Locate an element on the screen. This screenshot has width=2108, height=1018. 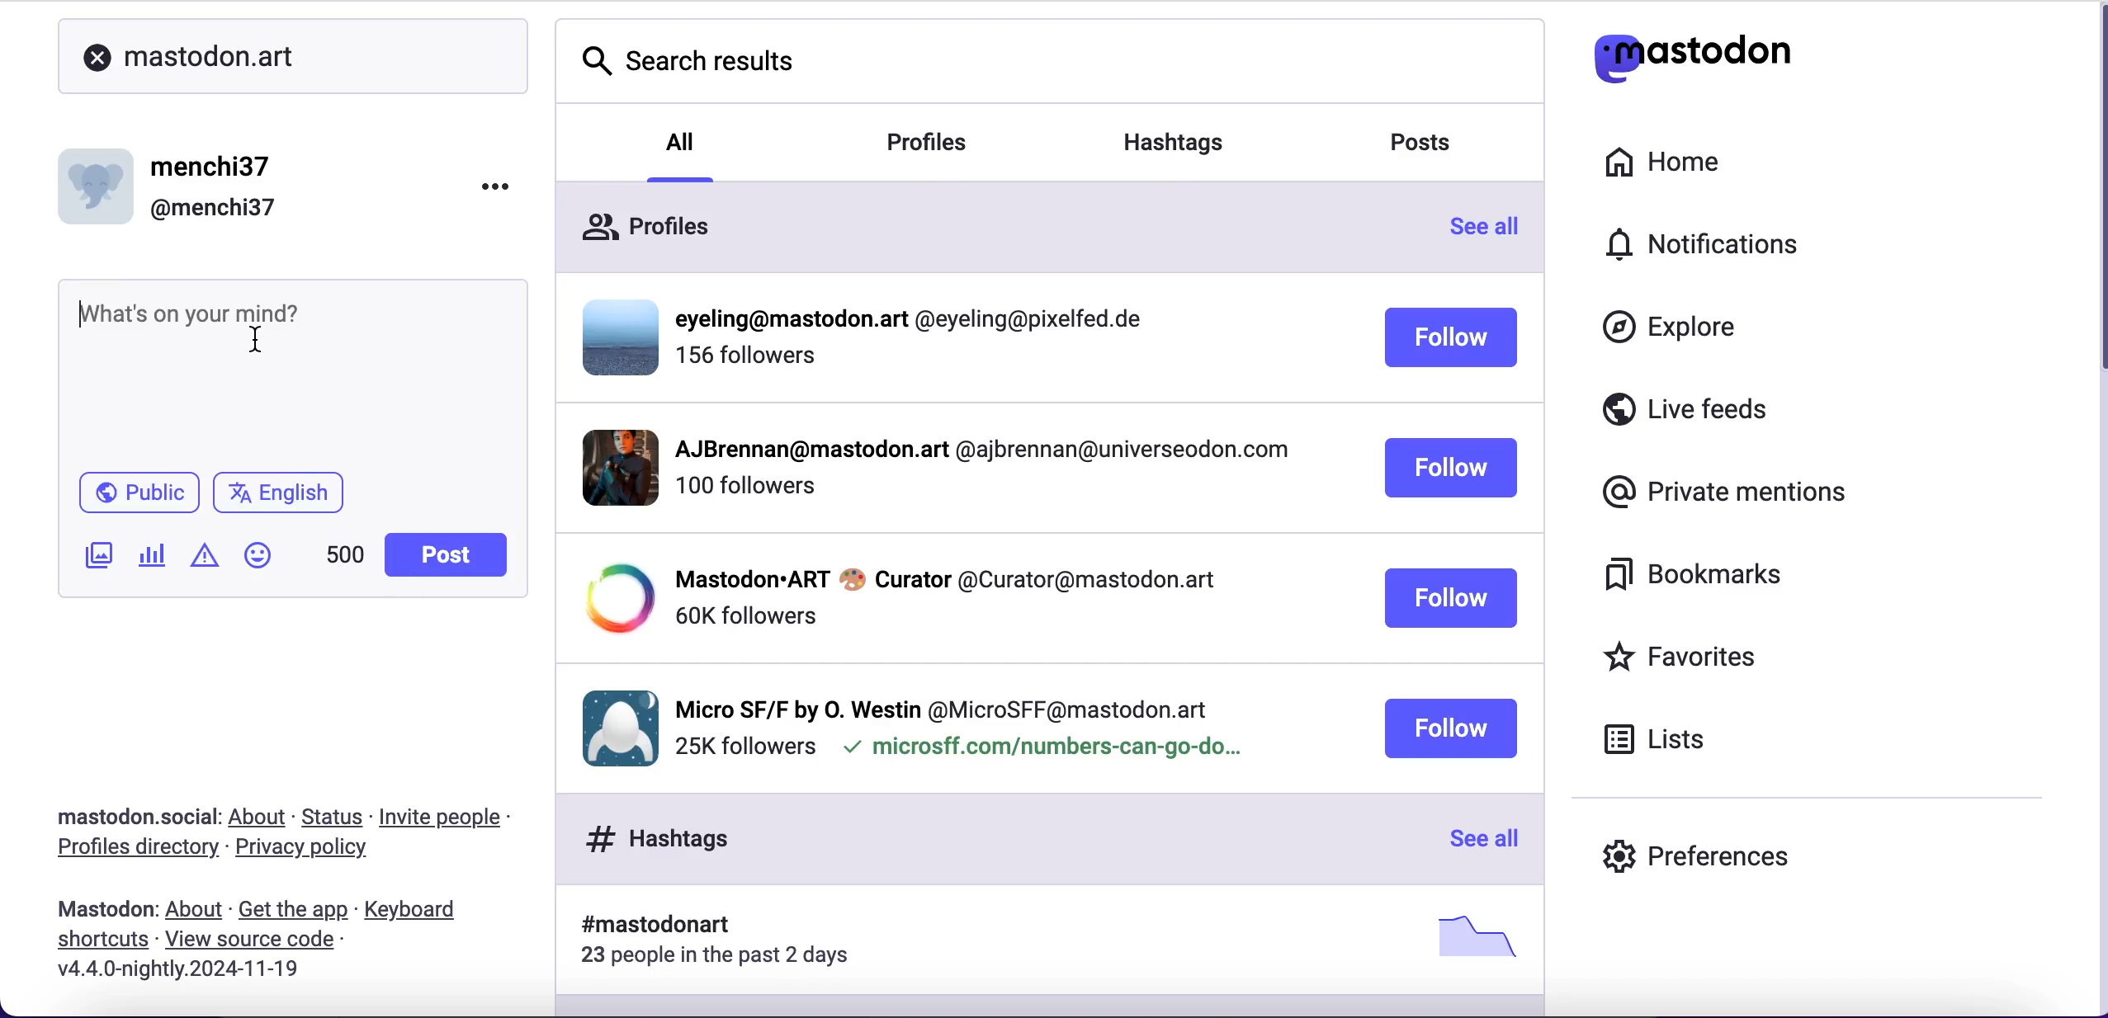
what's on your mind? is located at coordinates (201, 316).